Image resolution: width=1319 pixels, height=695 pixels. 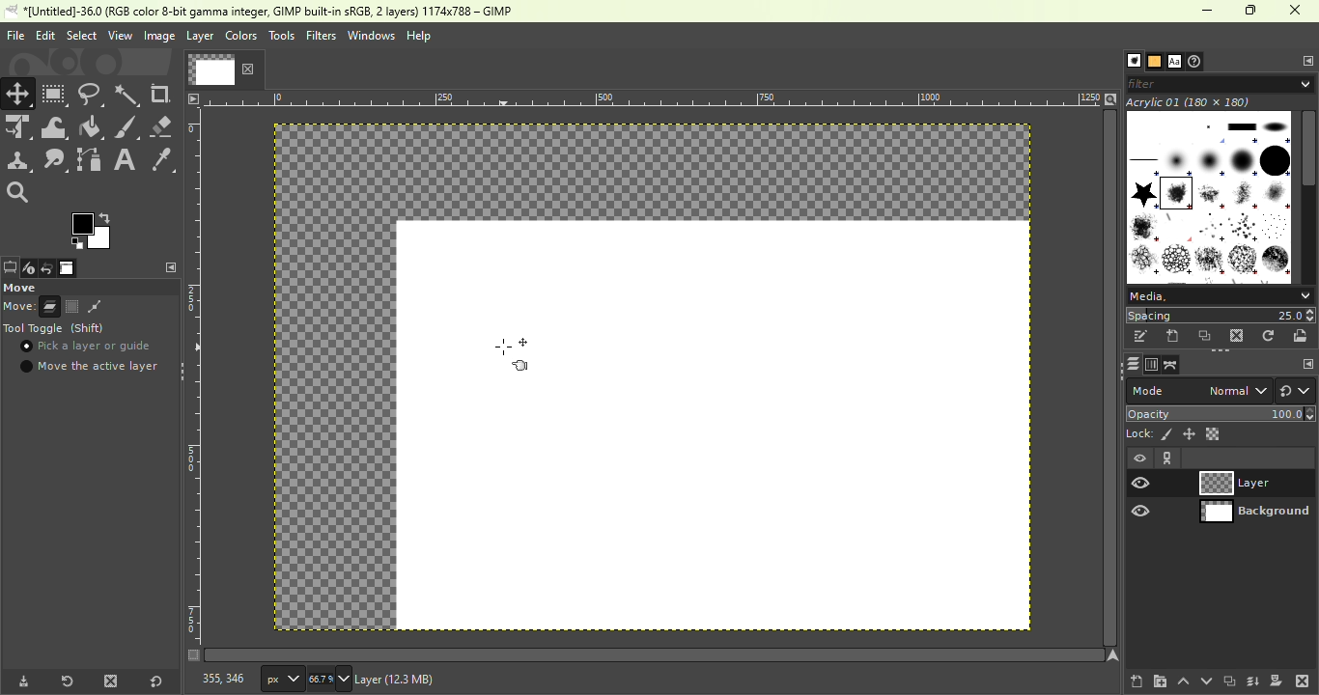 I want to click on Colors, so click(x=241, y=35).